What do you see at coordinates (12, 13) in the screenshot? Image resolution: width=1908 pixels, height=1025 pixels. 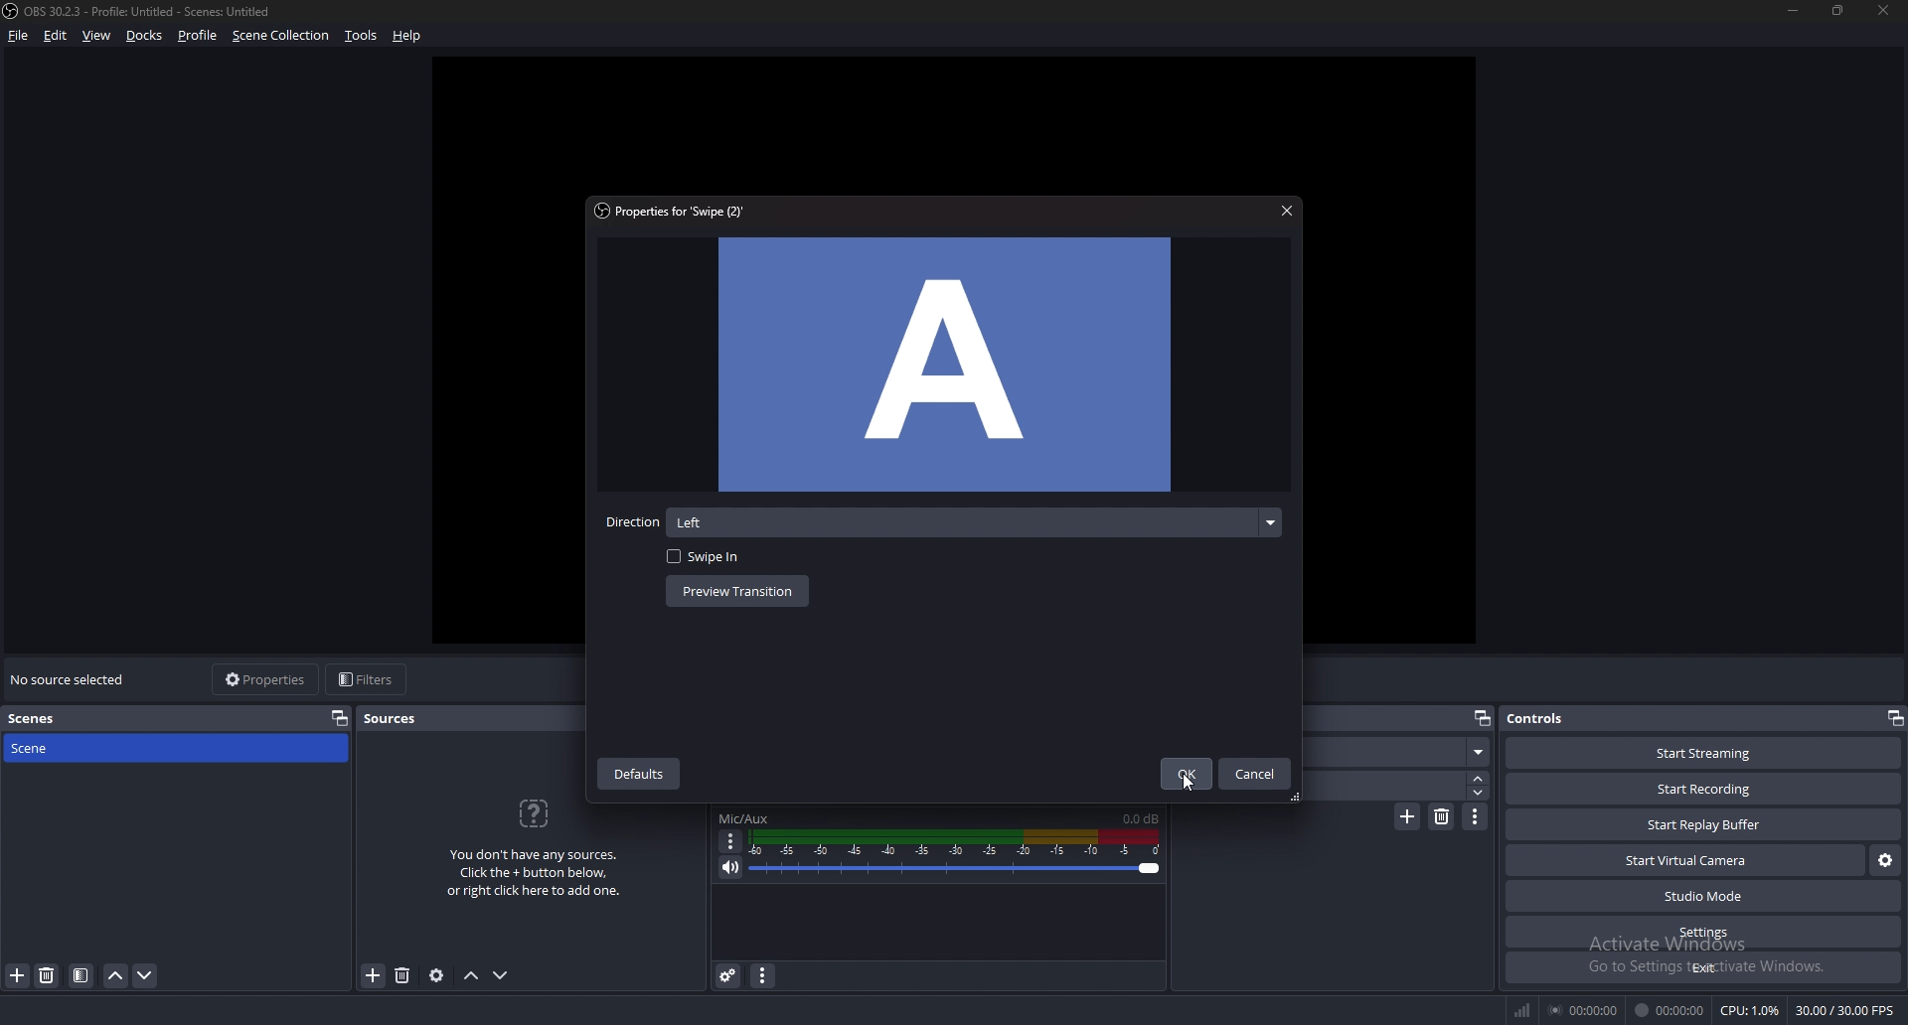 I see `obs logo` at bounding box center [12, 13].